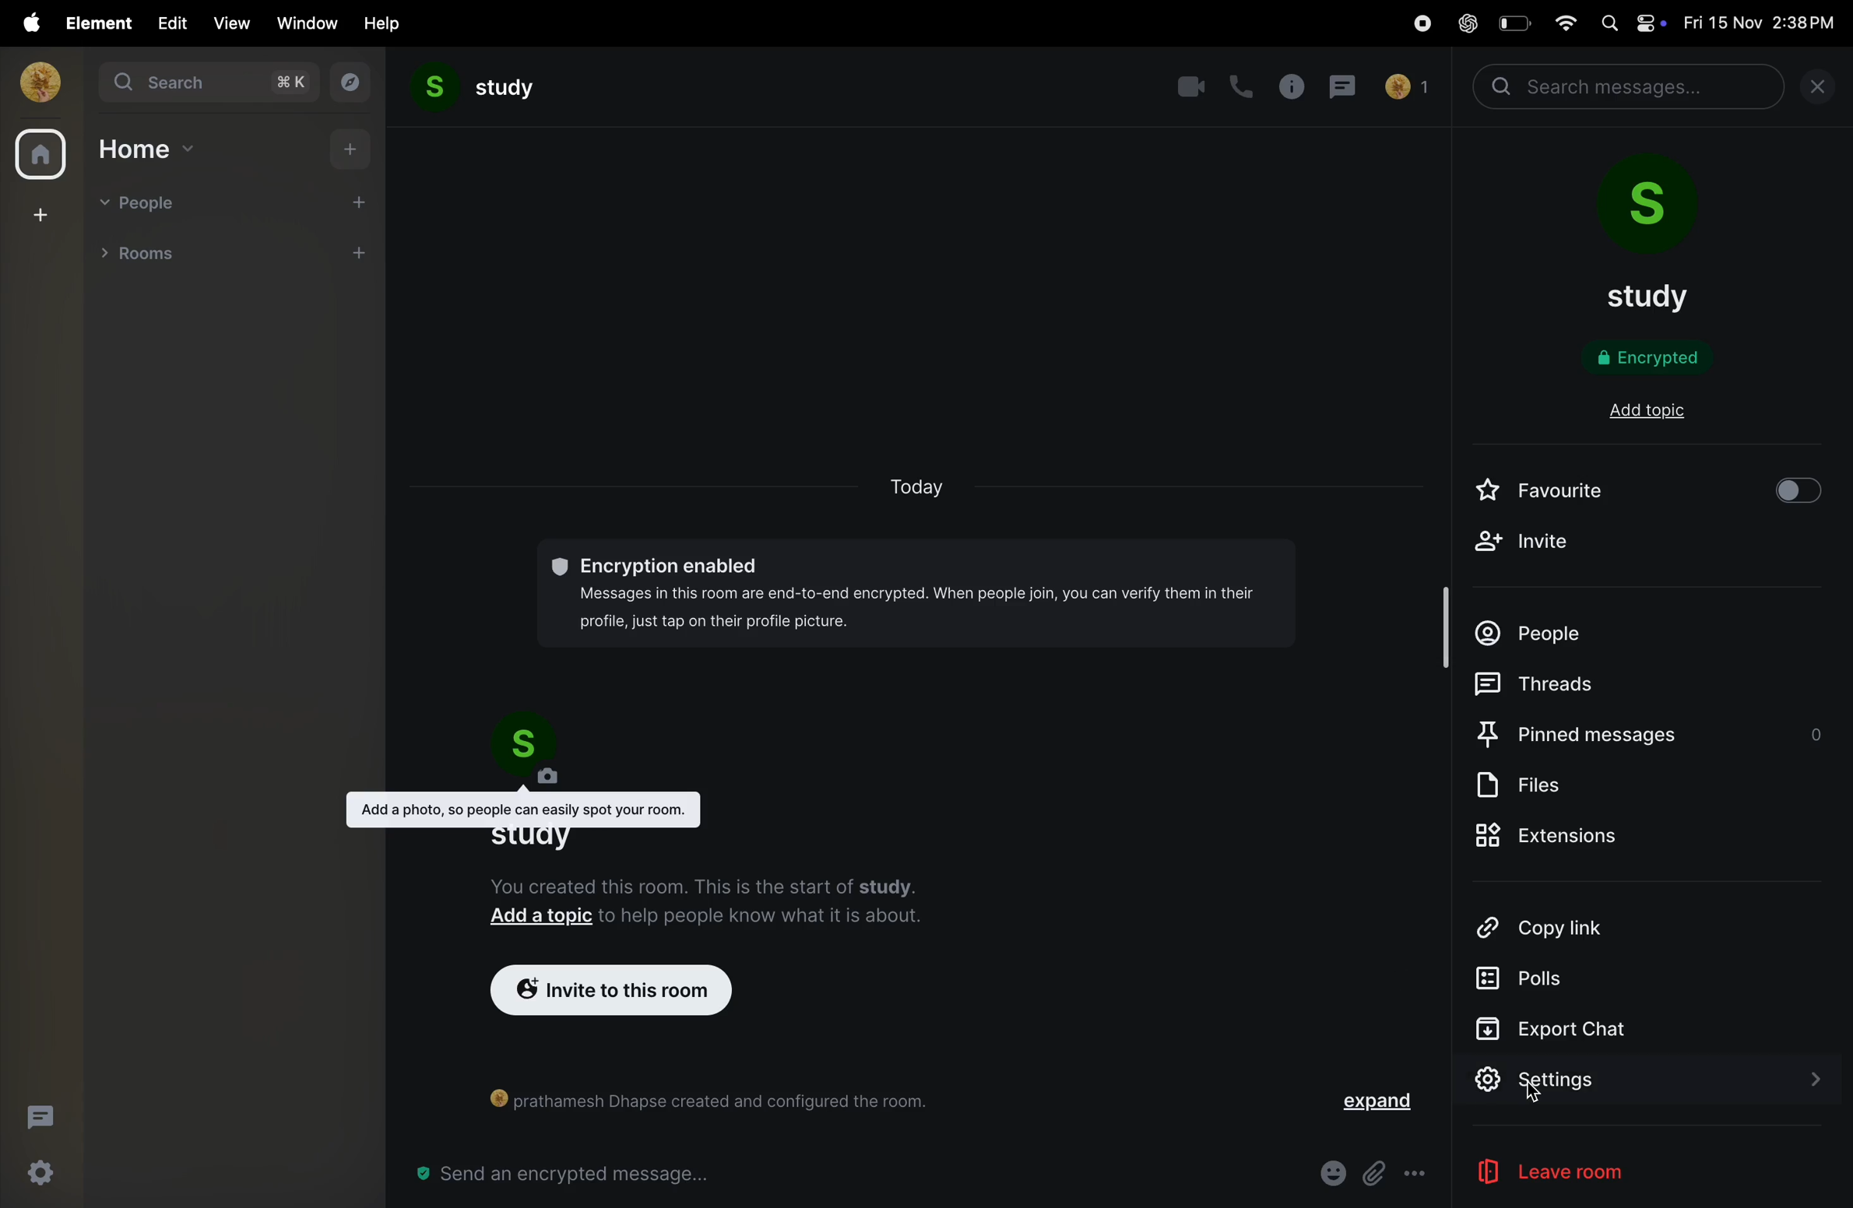 The image size is (1853, 1208). I want to click on favourite, so click(1542, 490).